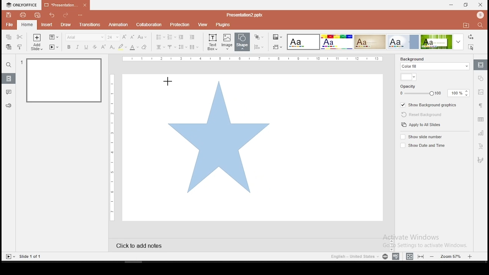 This screenshot has height=275, width=489. What do you see at coordinates (103, 46) in the screenshot?
I see `superscript` at bounding box center [103, 46].